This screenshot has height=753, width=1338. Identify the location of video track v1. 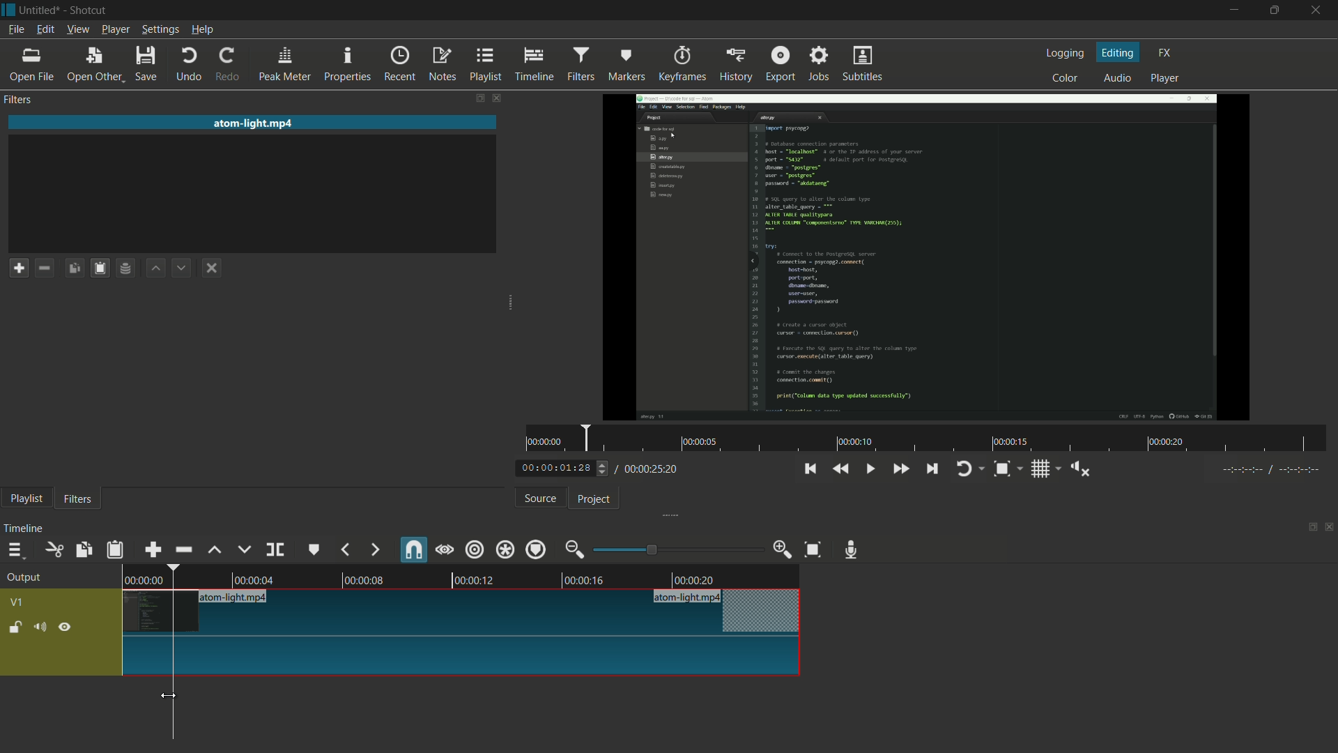
(463, 657).